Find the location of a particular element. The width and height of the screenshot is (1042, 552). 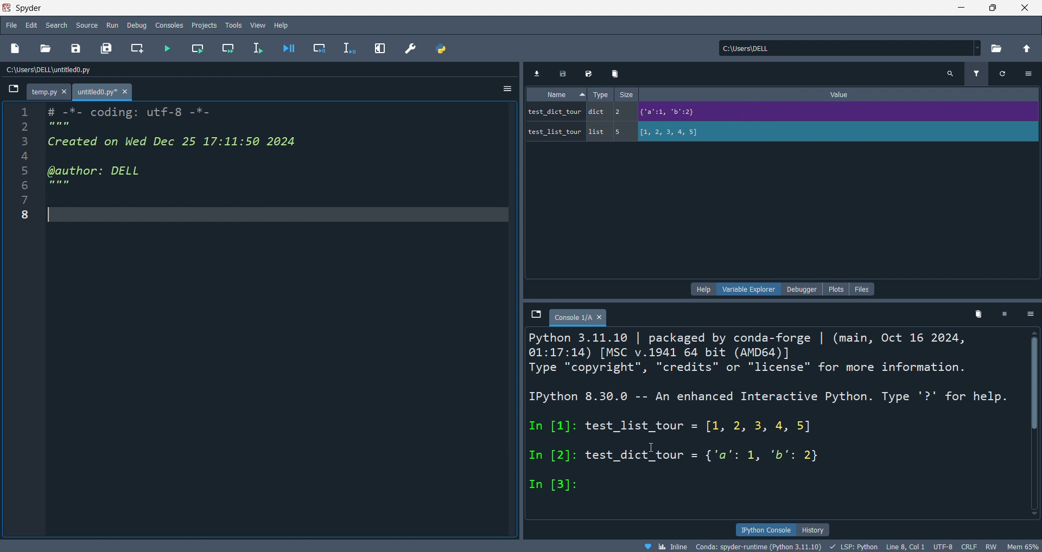

files is located at coordinates (863, 288).